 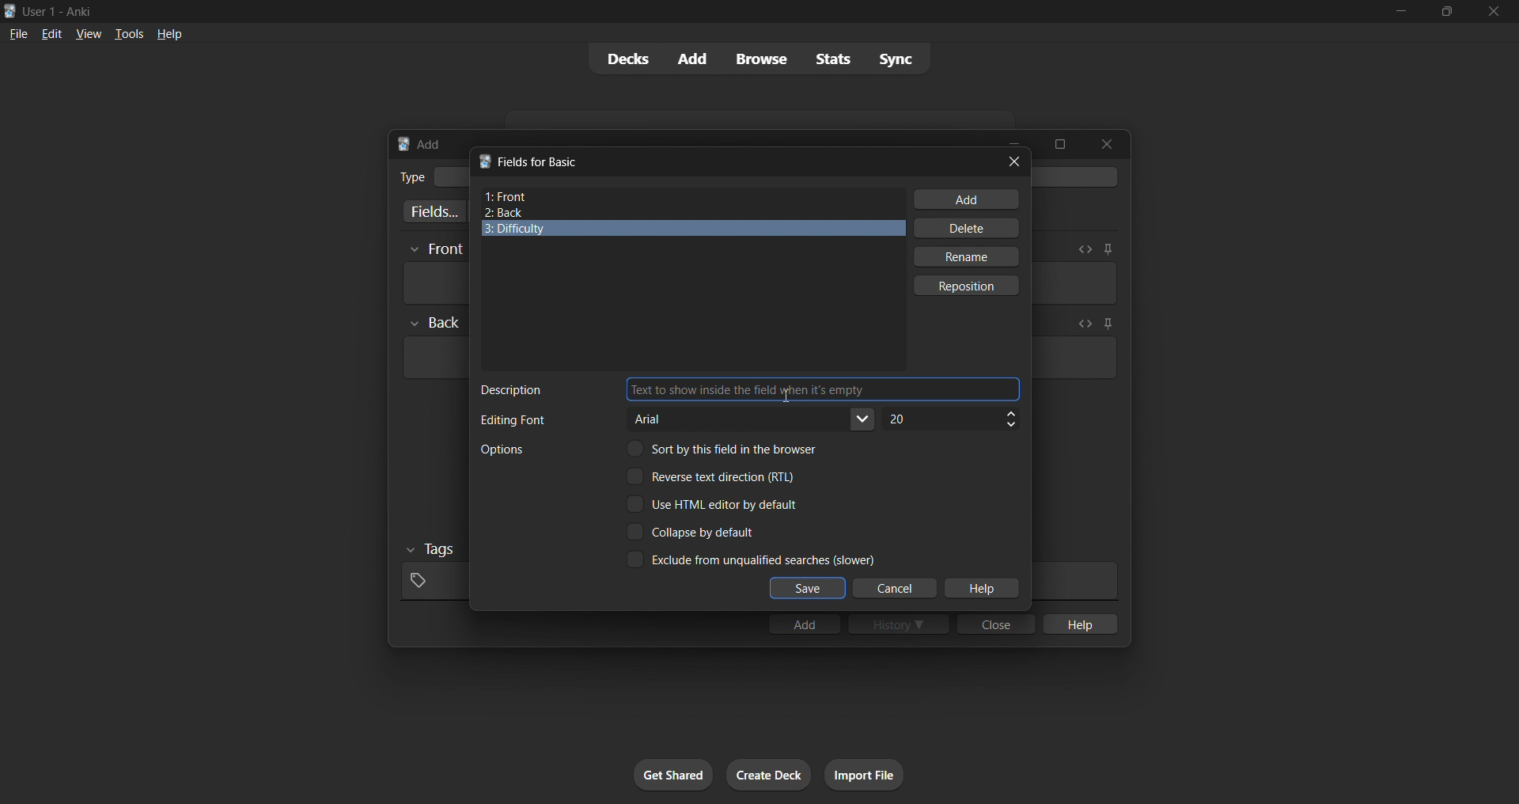 I want to click on Text, so click(x=502, y=449).